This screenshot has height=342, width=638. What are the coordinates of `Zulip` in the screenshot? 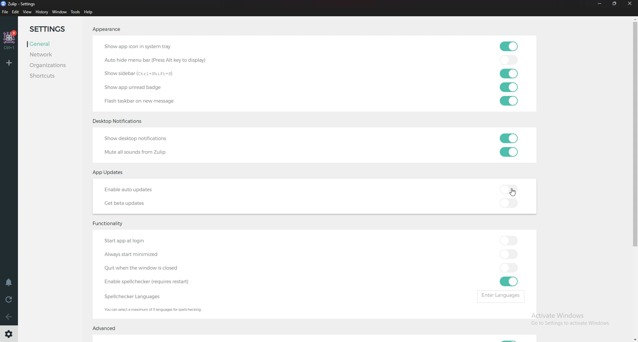 It's located at (23, 4).